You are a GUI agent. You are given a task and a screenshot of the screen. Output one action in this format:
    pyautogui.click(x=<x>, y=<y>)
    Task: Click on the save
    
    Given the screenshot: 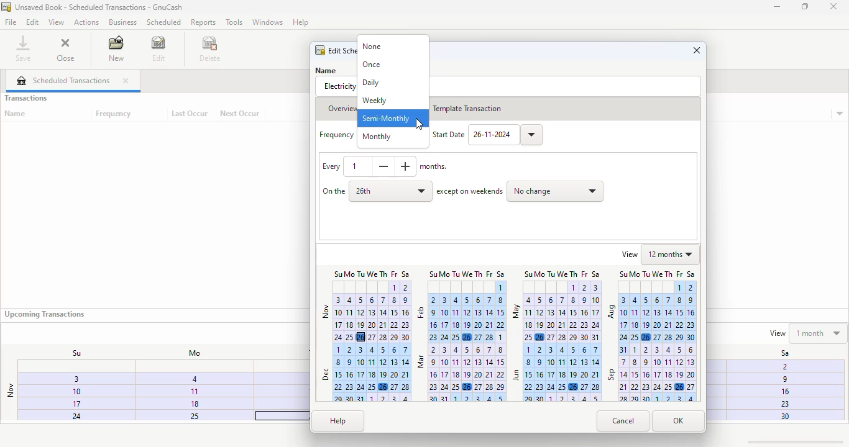 What is the action you would take?
    pyautogui.click(x=24, y=48)
    